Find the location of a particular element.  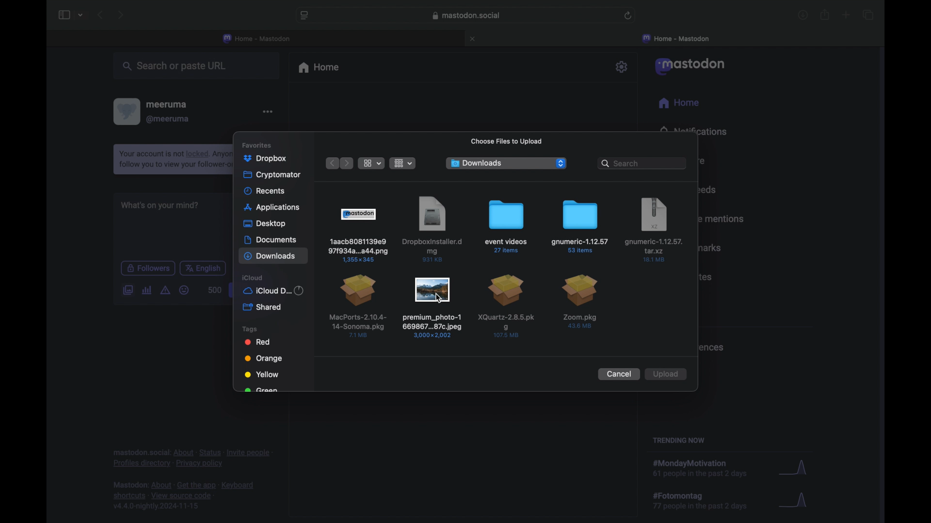

show tab overview is located at coordinates (867, 15).